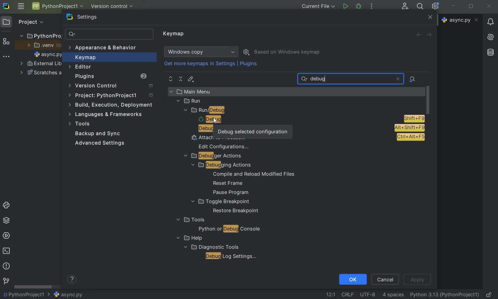 The image size is (498, 299). I want to click on edit shortcut, so click(190, 79).